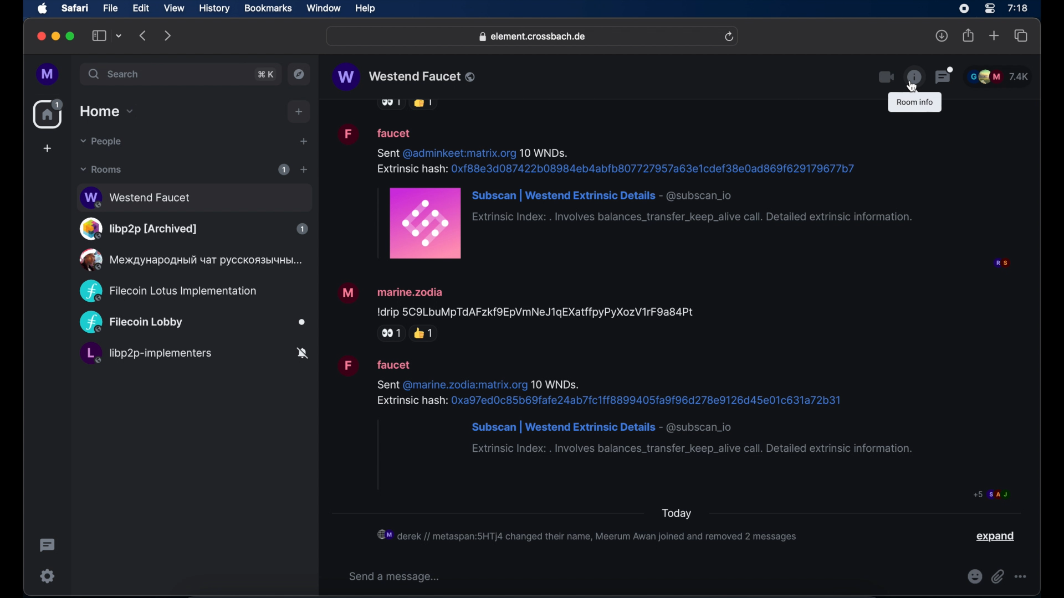 This screenshot has width=1064, height=598. Describe the element at coordinates (40, 37) in the screenshot. I see `close` at that location.